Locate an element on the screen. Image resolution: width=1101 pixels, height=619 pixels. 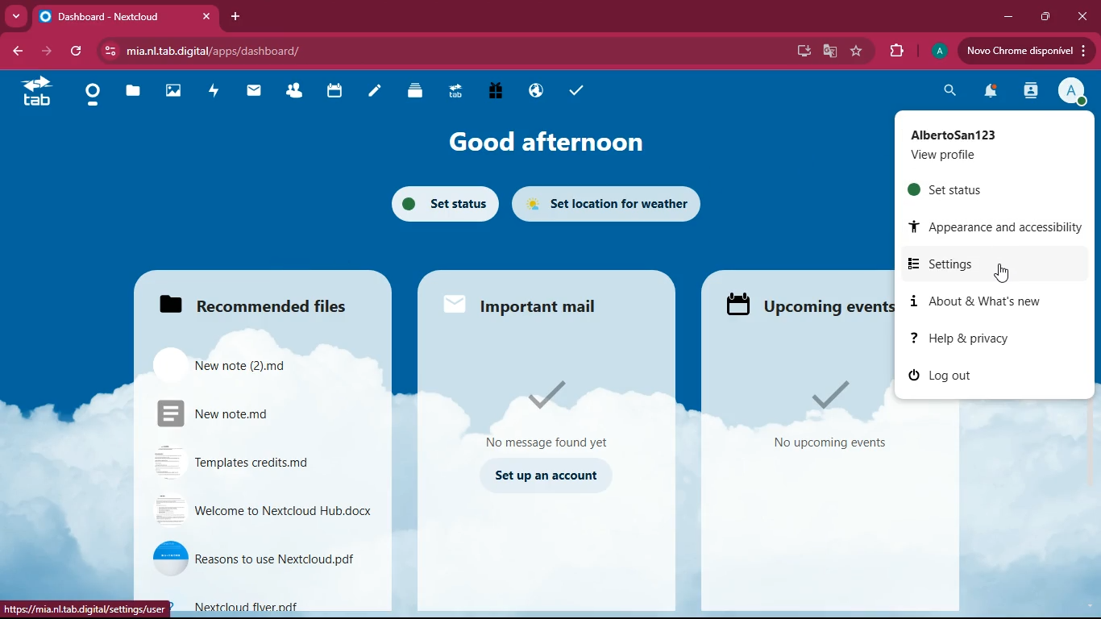
about is located at coordinates (995, 301).